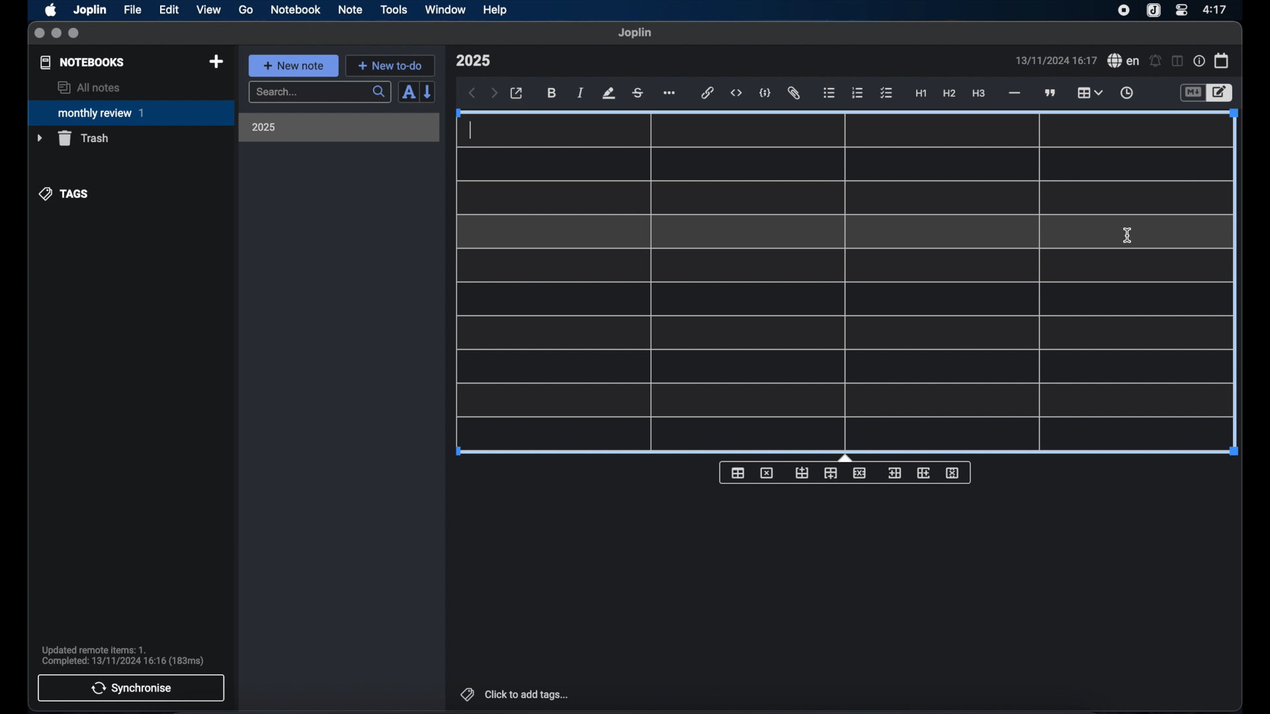 The image size is (1270, 714). What do you see at coordinates (635, 32) in the screenshot?
I see `joplin` at bounding box center [635, 32].